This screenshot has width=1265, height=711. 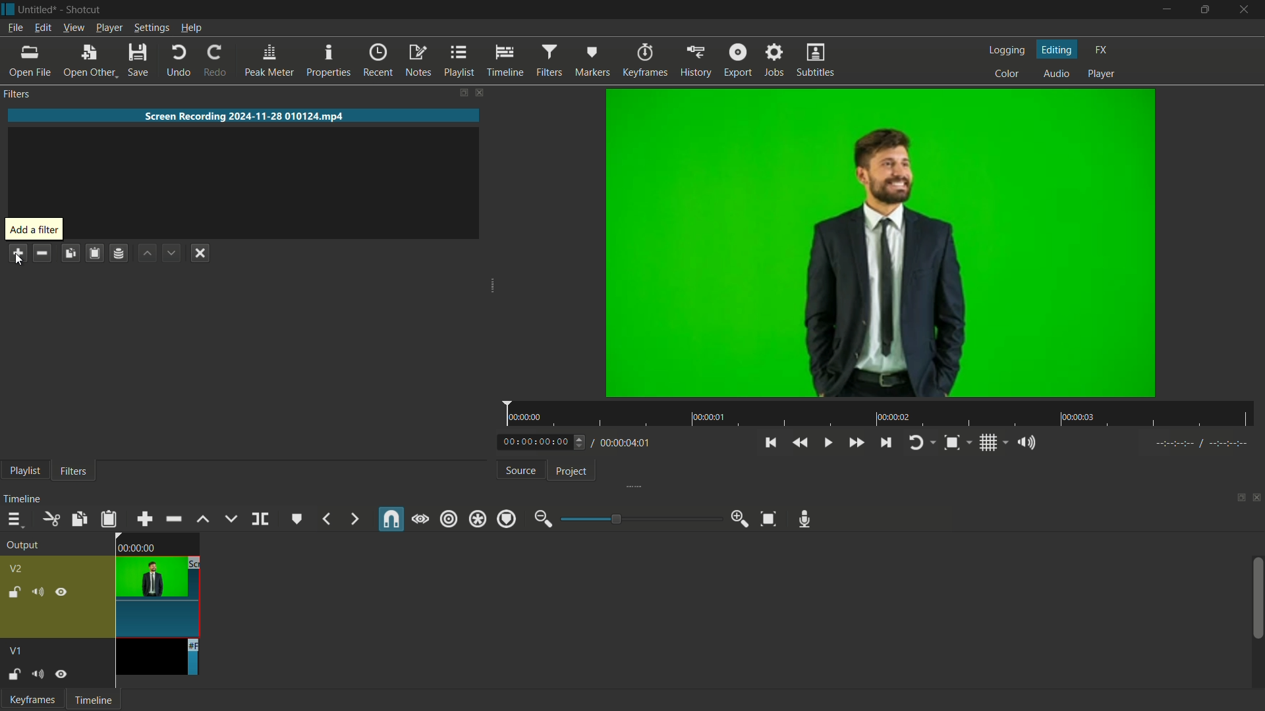 I want to click on open file, so click(x=29, y=61).